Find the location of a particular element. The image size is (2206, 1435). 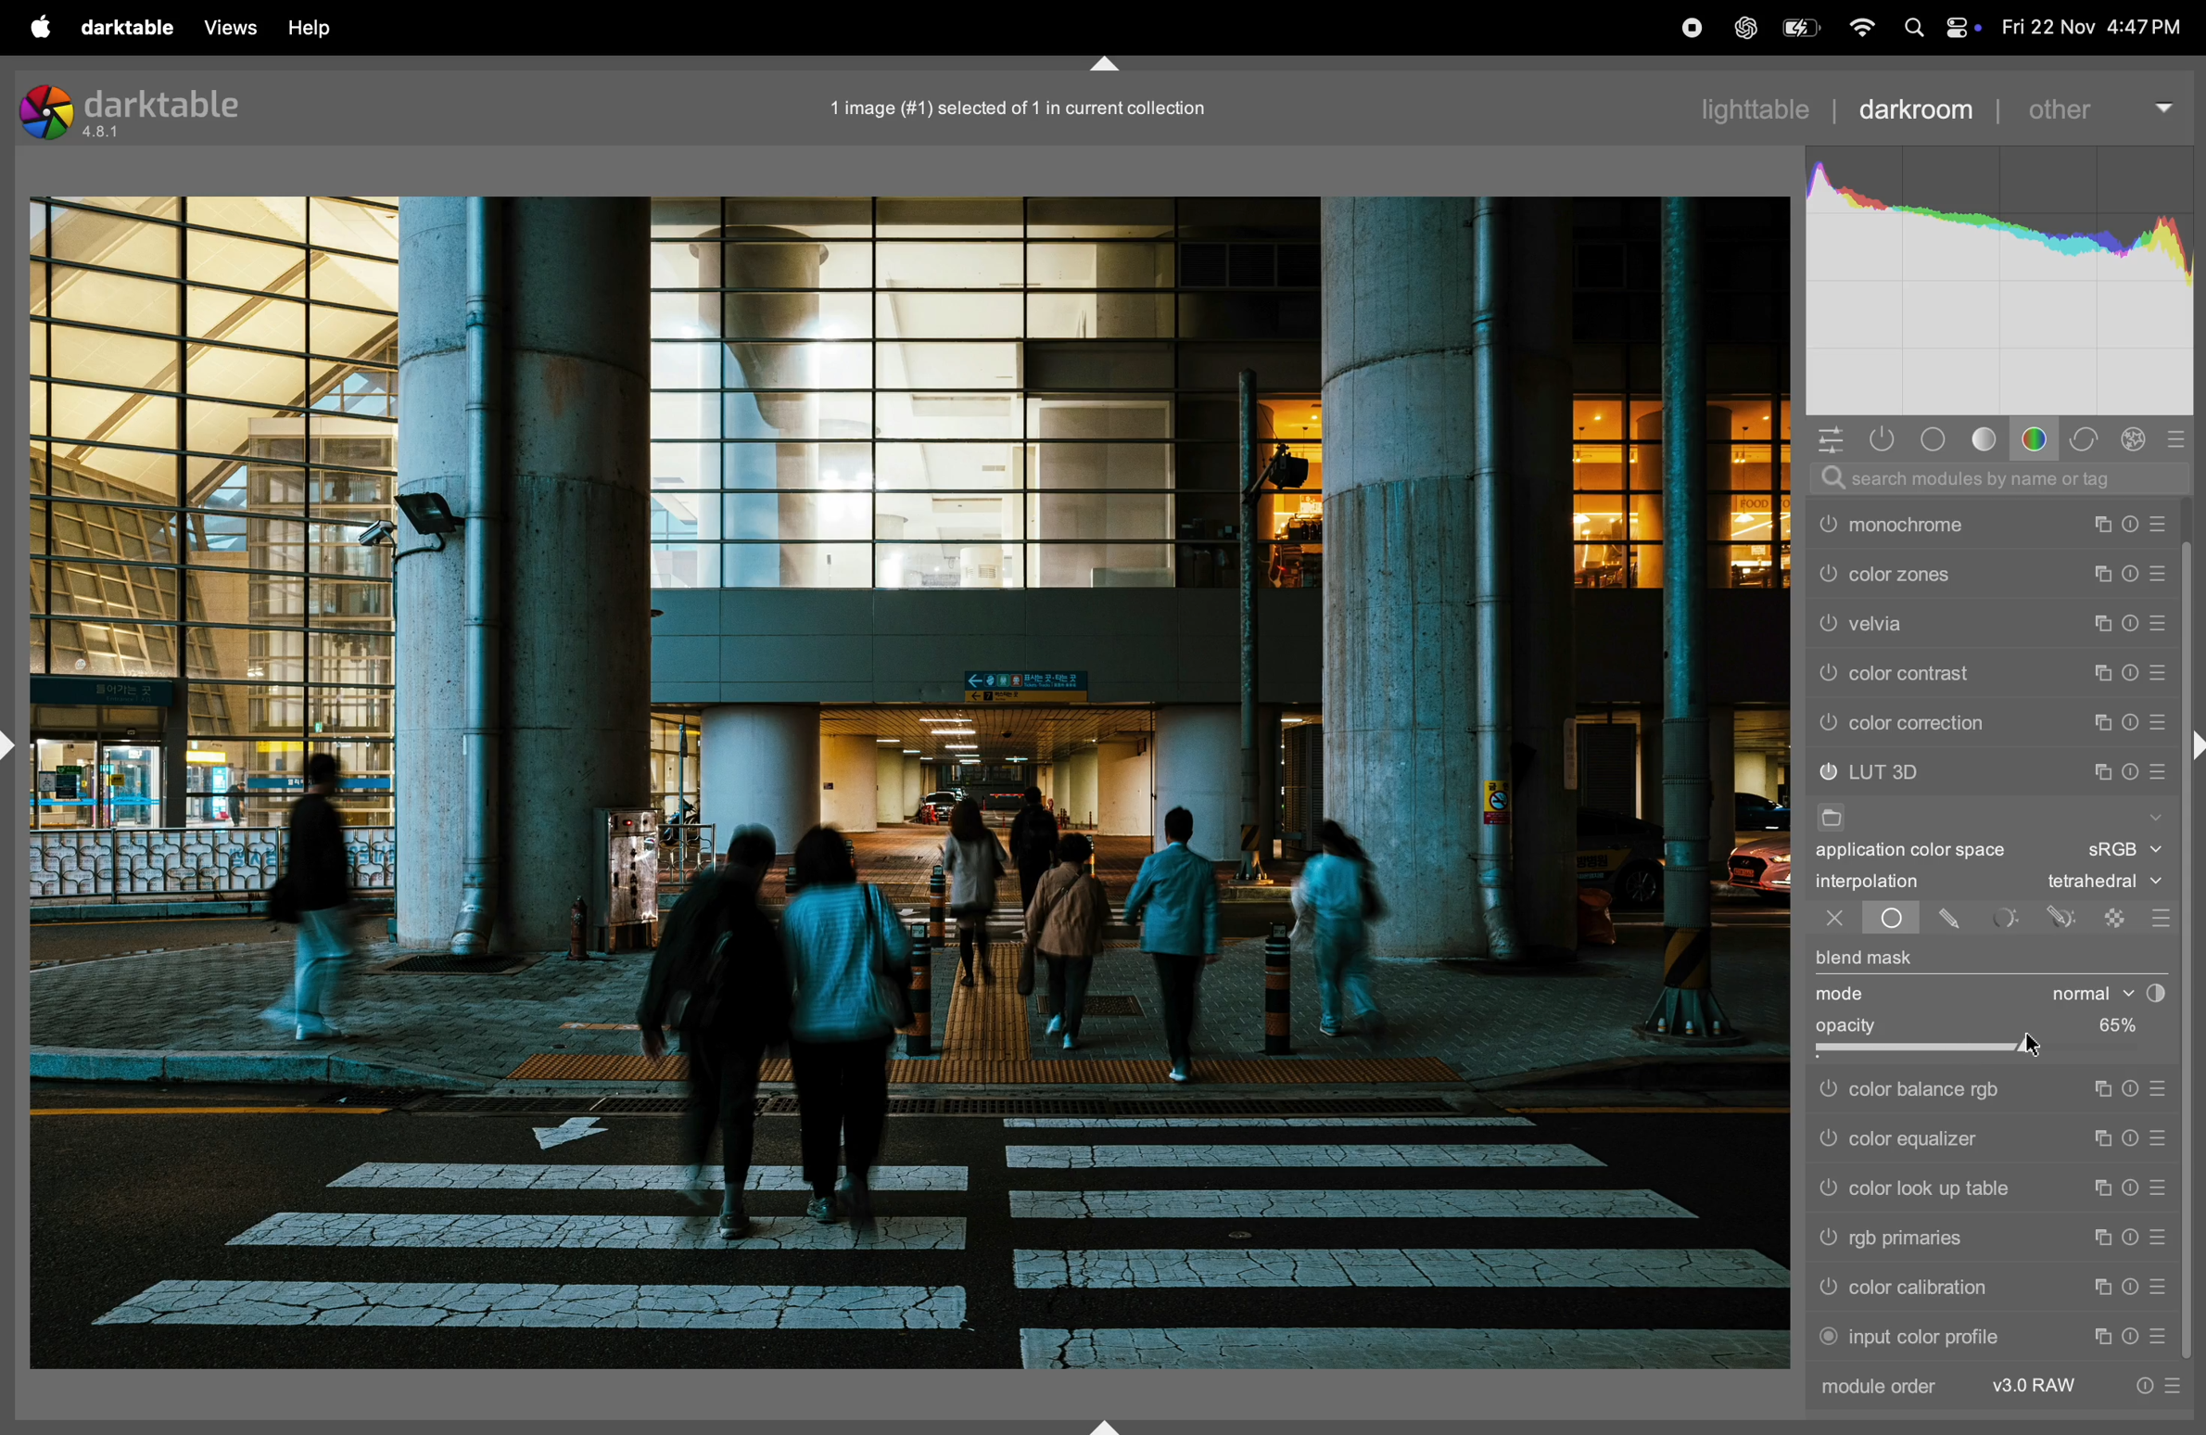

shift+ctrl+l is located at coordinates (14, 743).